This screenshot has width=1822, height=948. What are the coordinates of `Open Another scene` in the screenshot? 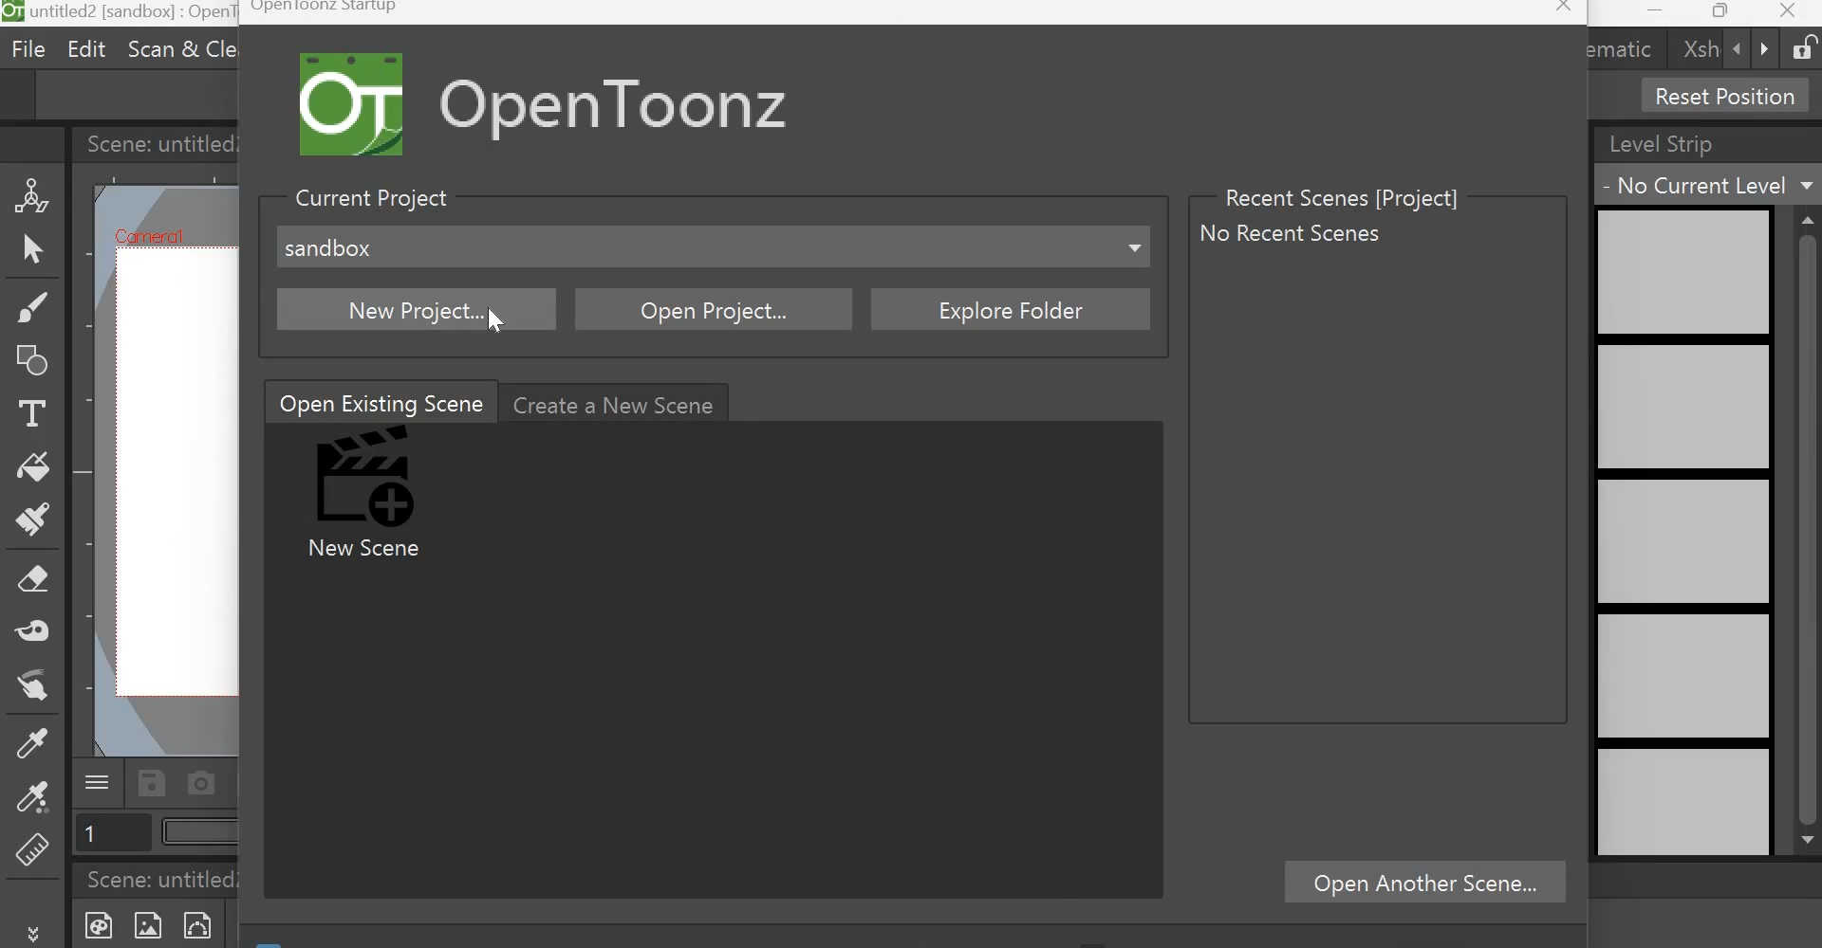 It's located at (1417, 881).